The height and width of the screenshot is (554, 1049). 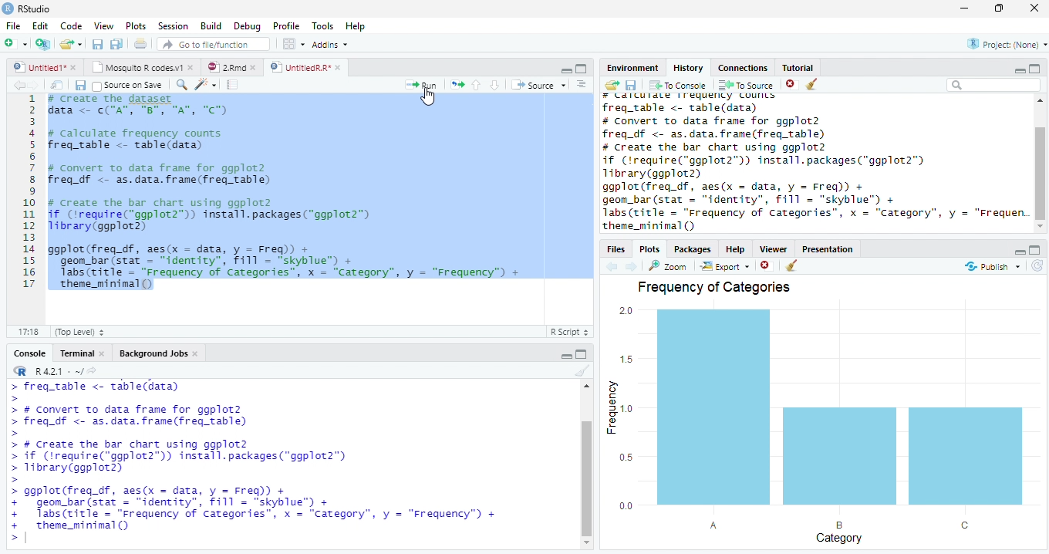 What do you see at coordinates (80, 85) in the screenshot?
I see `Save` at bounding box center [80, 85].